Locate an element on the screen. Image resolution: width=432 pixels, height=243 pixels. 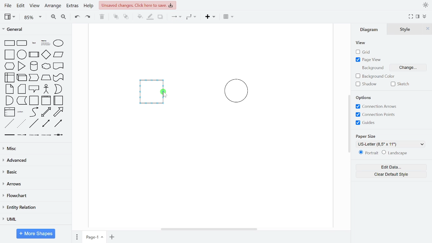
fill color is located at coordinates (140, 17).